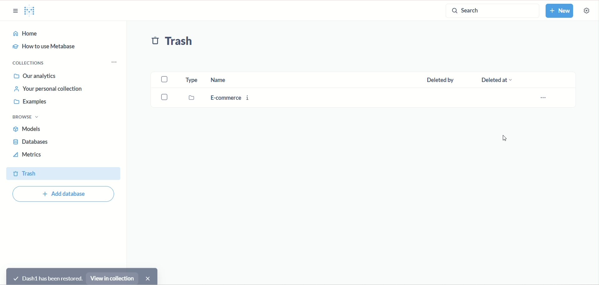 This screenshot has width=599, height=285. Describe the element at coordinates (63, 34) in the screenshot. I see `home` at that location.